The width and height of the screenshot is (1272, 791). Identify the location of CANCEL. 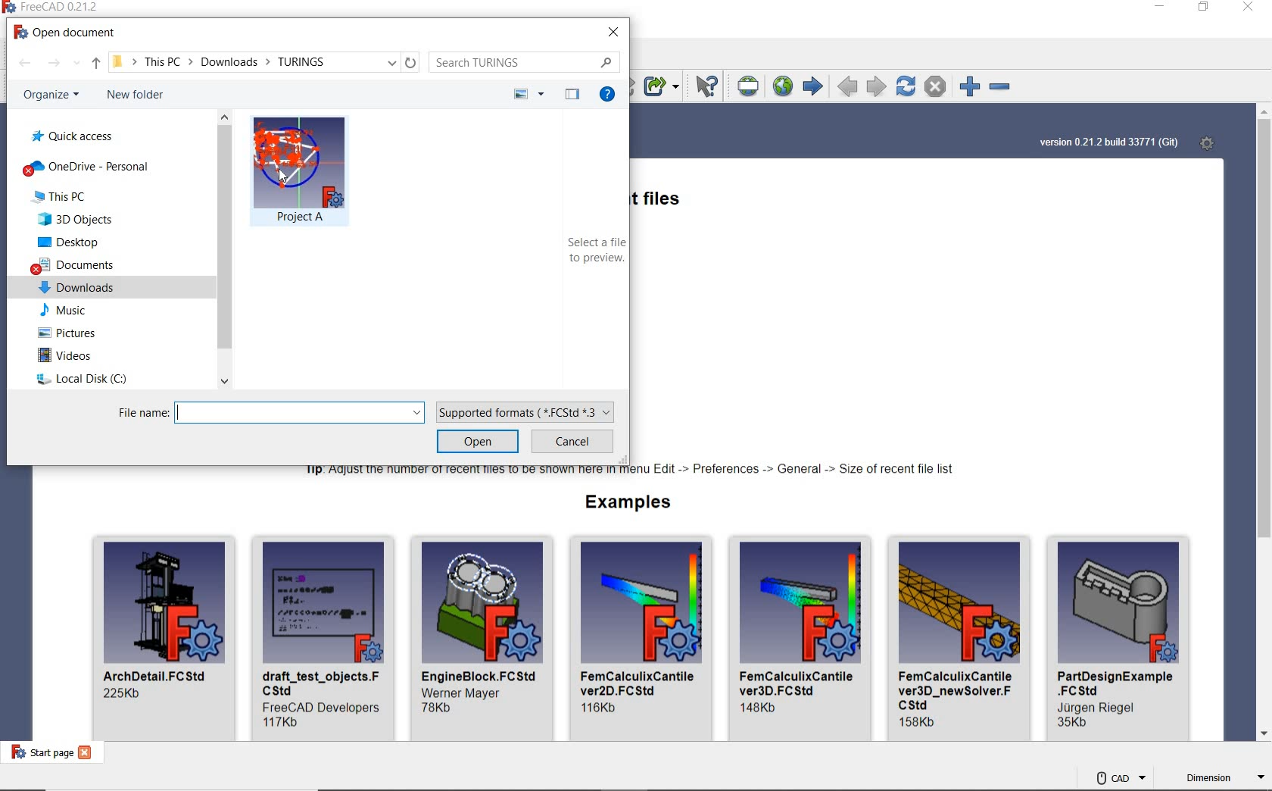
(574, 442).